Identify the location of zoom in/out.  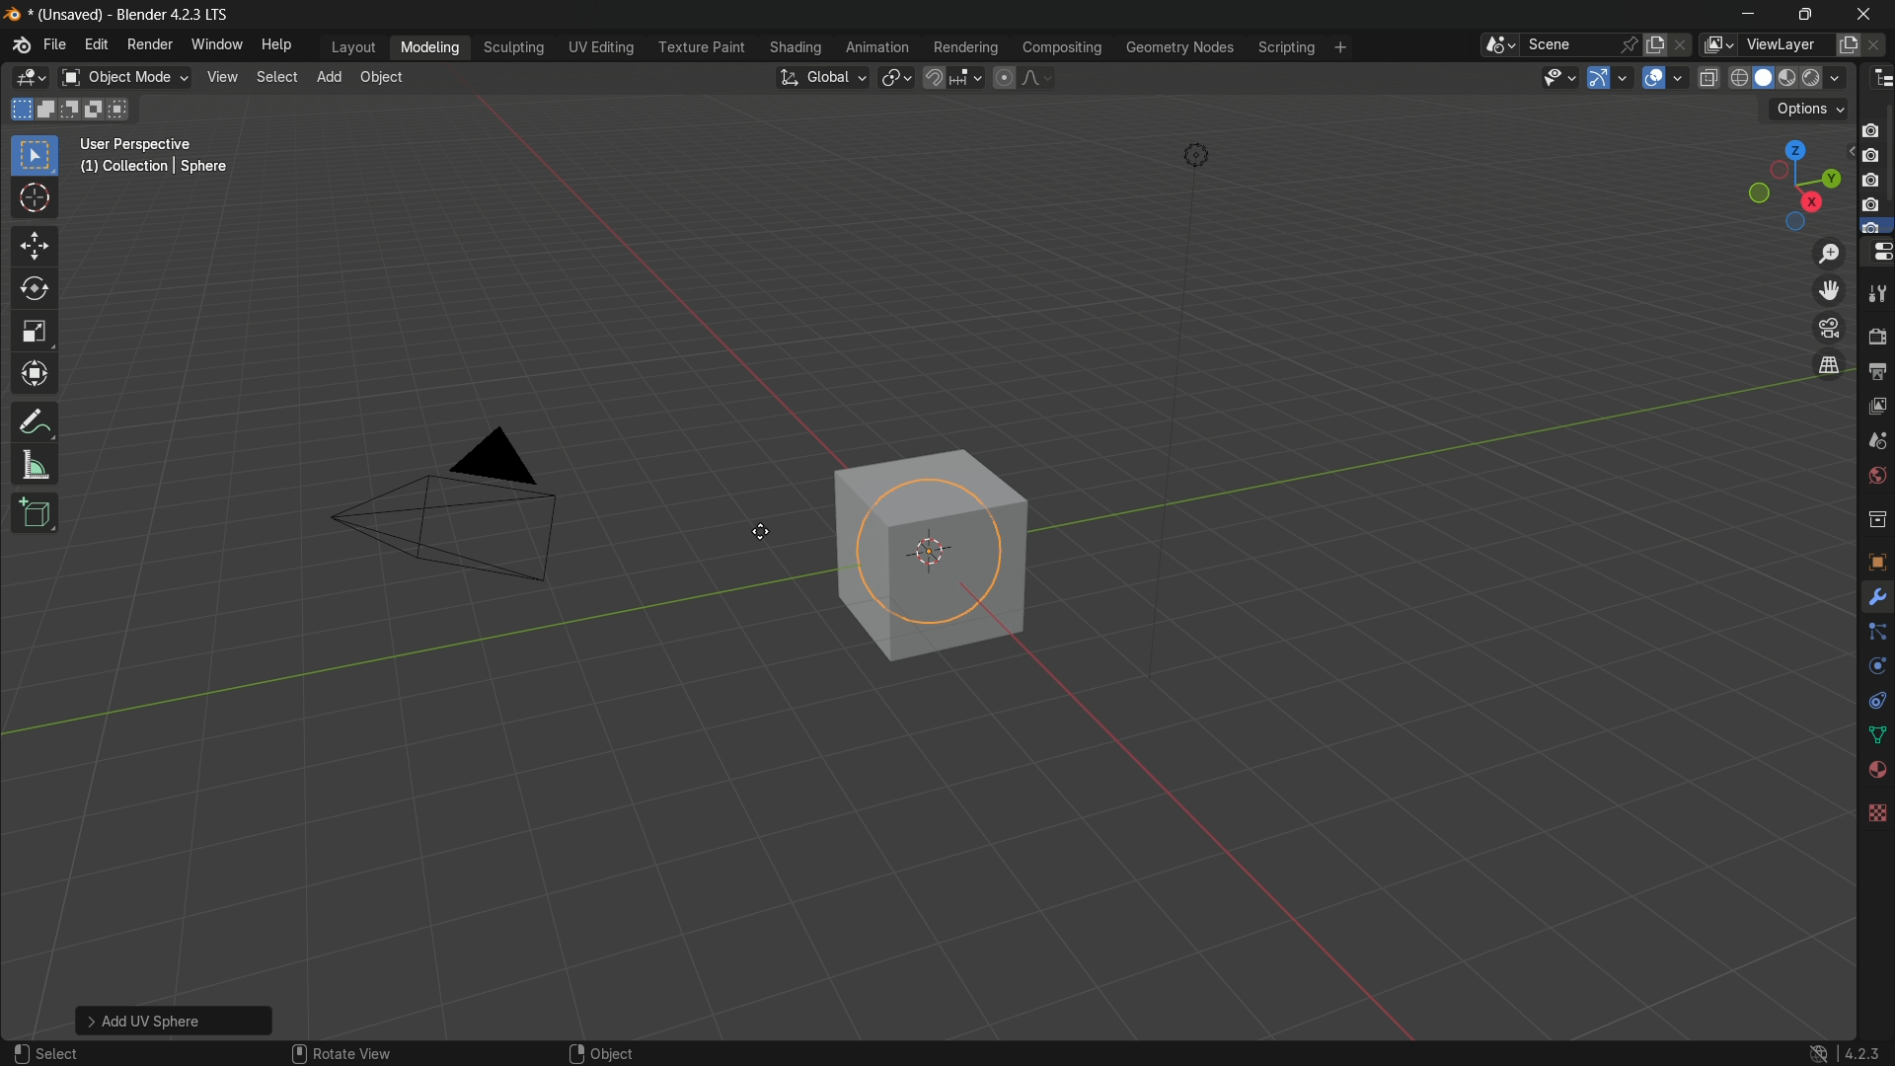
(1826, 251).